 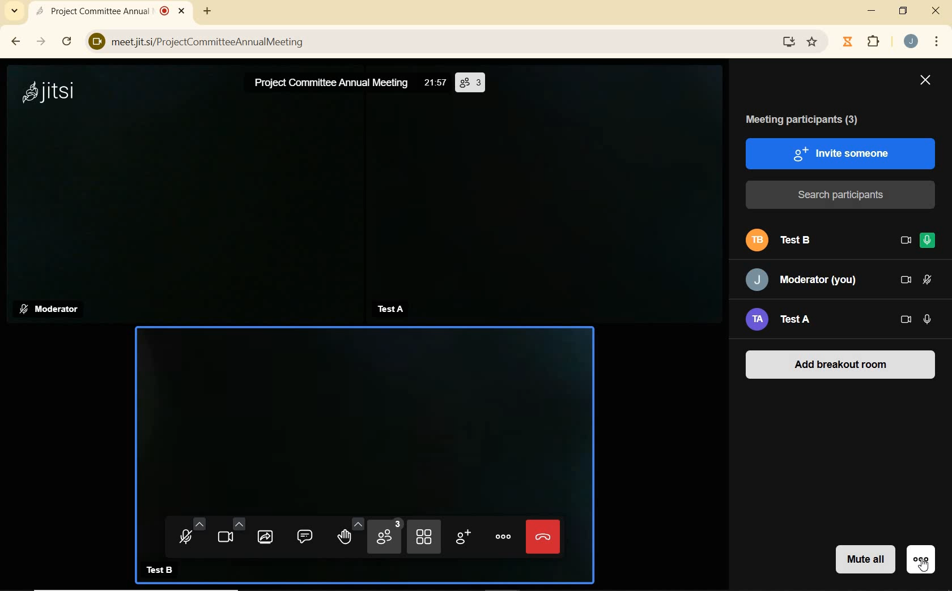 What do you see at coordinates (423, 536) in the screenshot?
I see `Toogle tile view` at bounding box center [423, 536].